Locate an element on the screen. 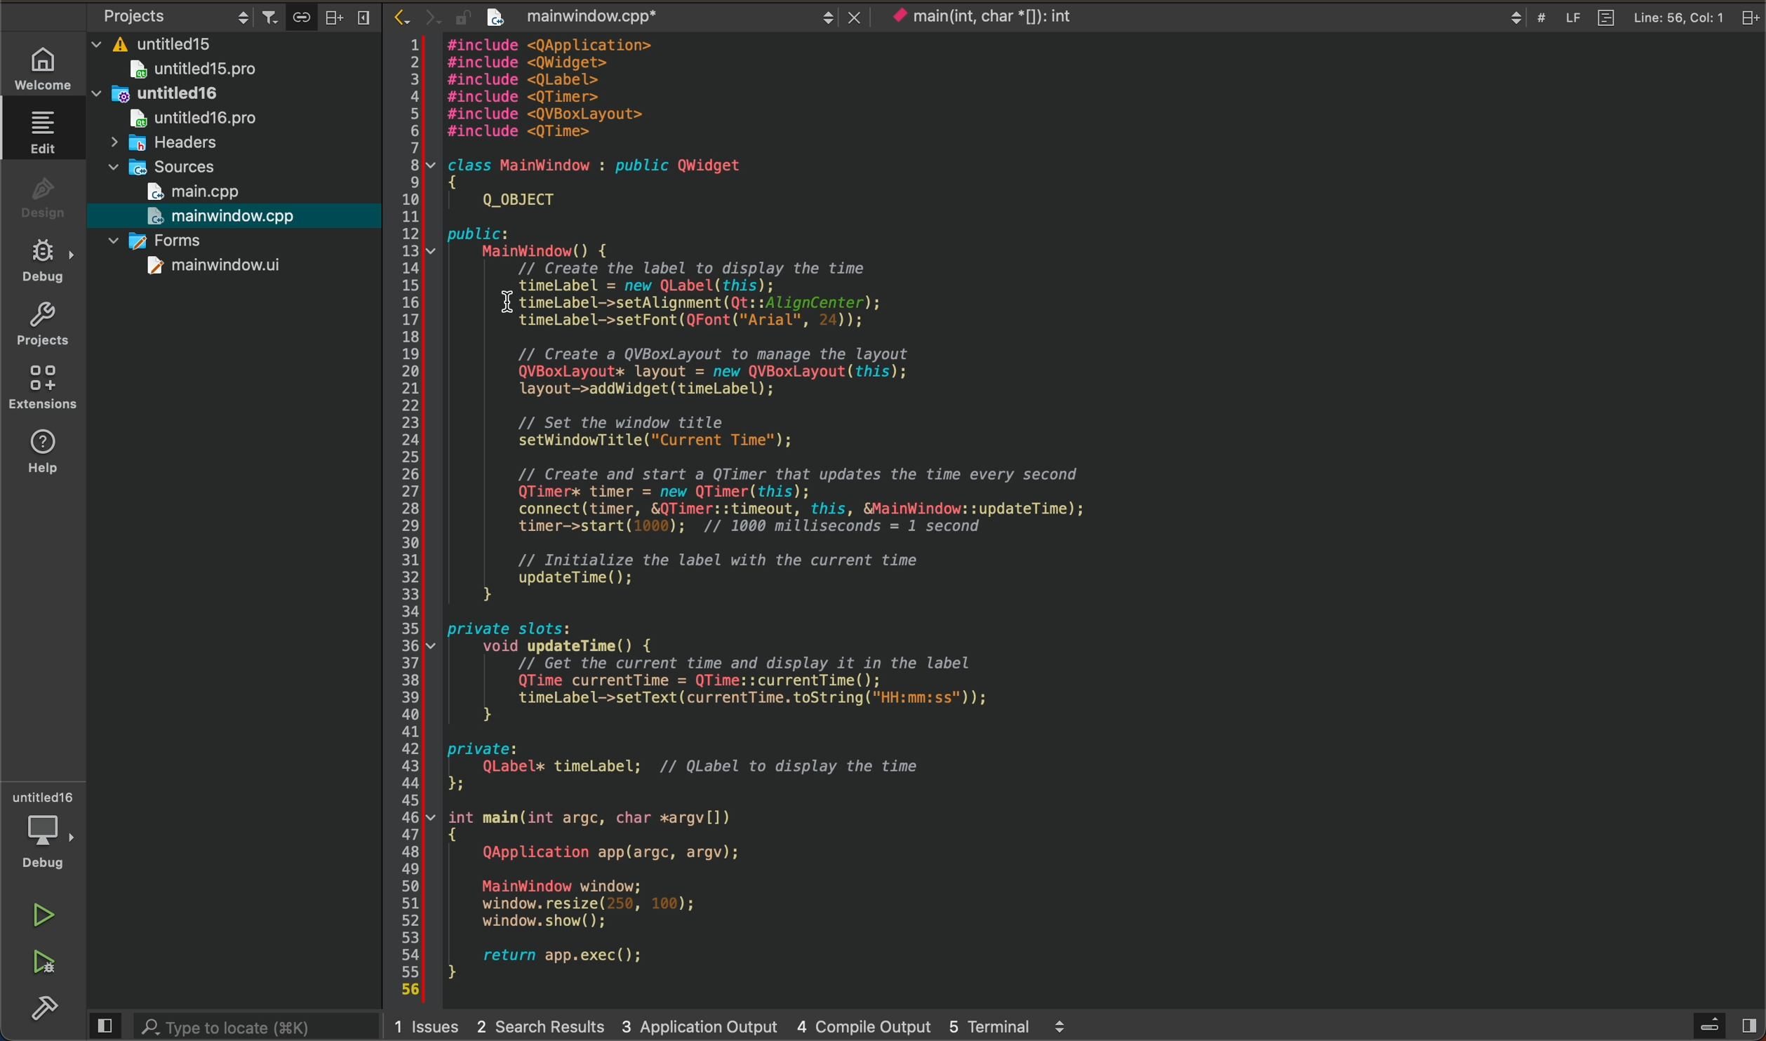  # LF is located at coordinates (1564, 17).